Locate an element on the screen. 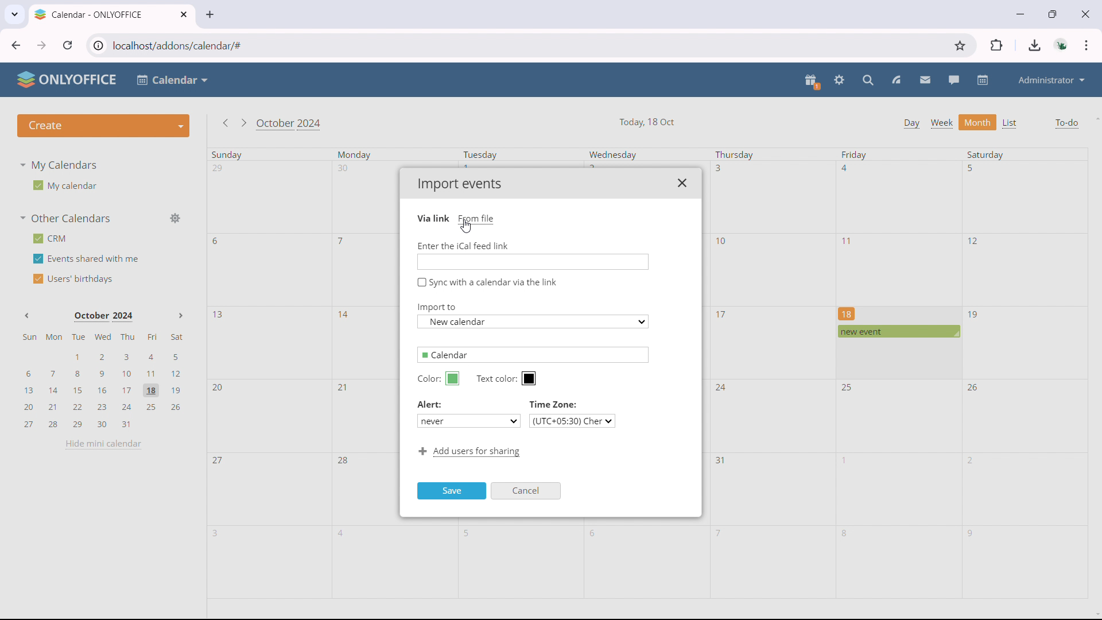 This screenshot has width=1102, height=620. 10 is located at coordinates (723, 241).